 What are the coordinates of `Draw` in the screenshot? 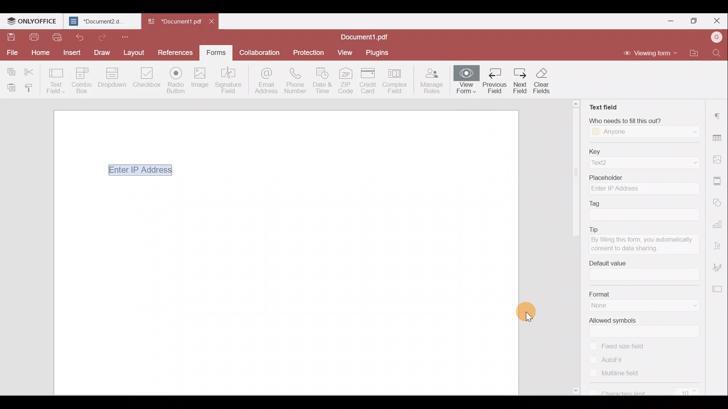 It's located at (99, 52).